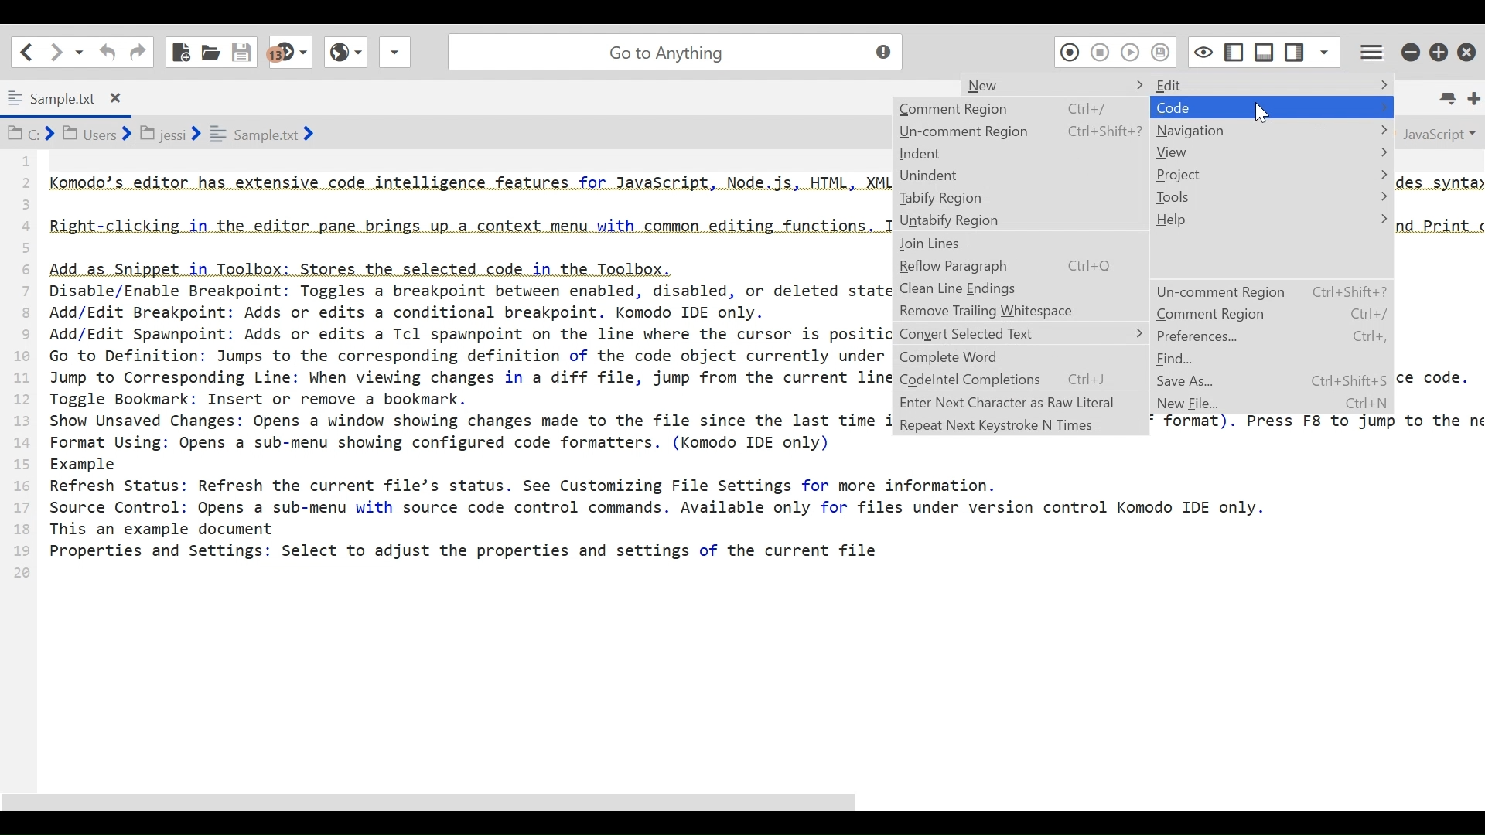 The height and width of the screenshot is (835, 1485). I want to click on Current Tab, so click(70, 96).